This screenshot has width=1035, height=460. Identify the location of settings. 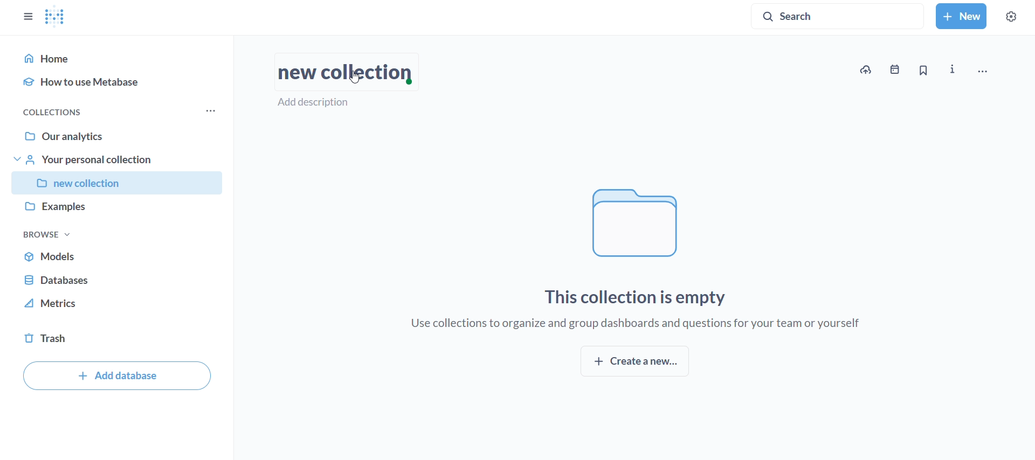
(1017, 14).